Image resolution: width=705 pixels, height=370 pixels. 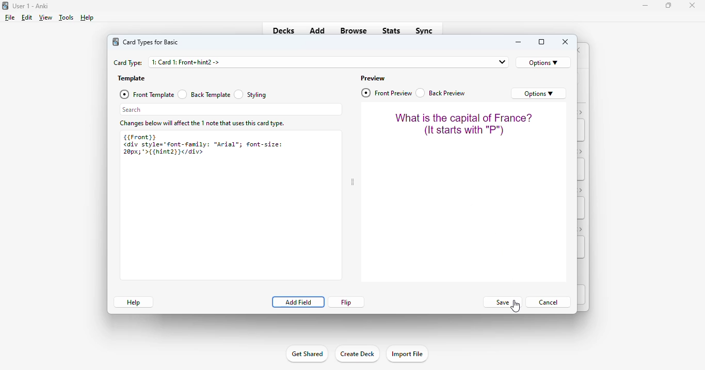 I want to click on minimize, so click(x=646, y=5).